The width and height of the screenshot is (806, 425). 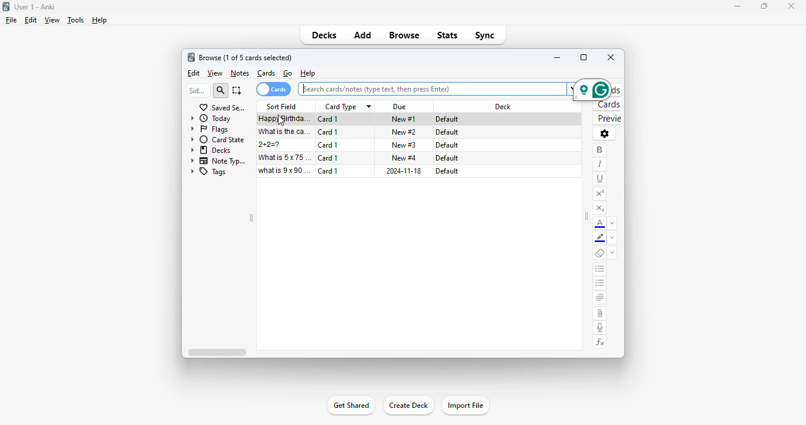 What do you see at coordinates (211, 150) in the screenshot?
I see `decks` at bounding box center [211, 150].